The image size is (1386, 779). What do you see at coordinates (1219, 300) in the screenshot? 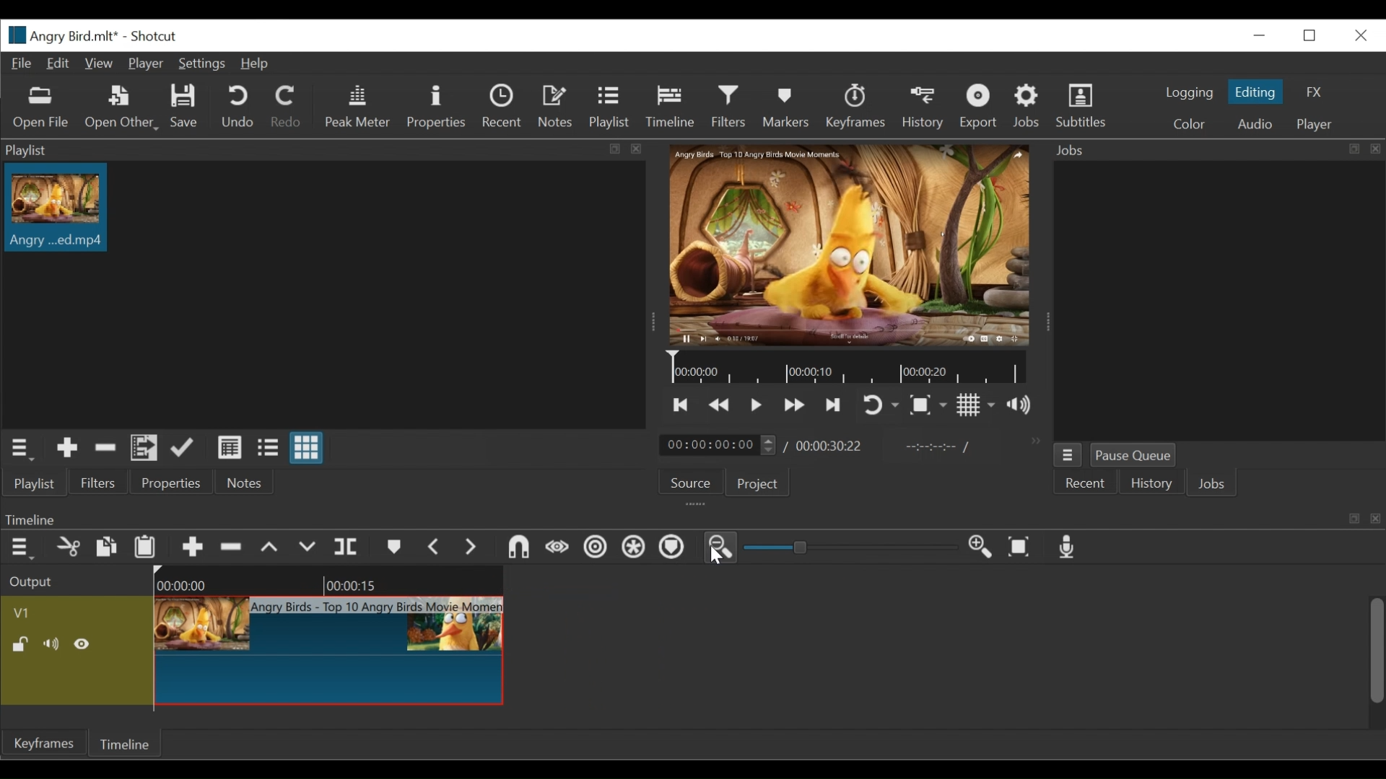
I see `Jobs Panel` at bounding box center [1219, 300].